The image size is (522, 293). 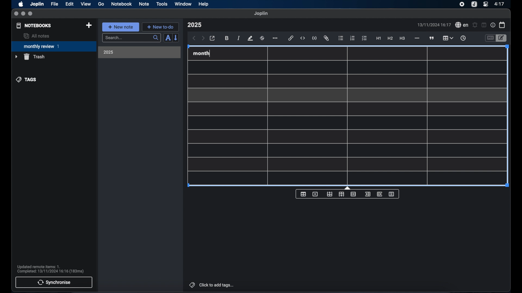 What do you see at coordinates (434, 25) in the screenshot?
I see `date` at bounding box center [434, 25].